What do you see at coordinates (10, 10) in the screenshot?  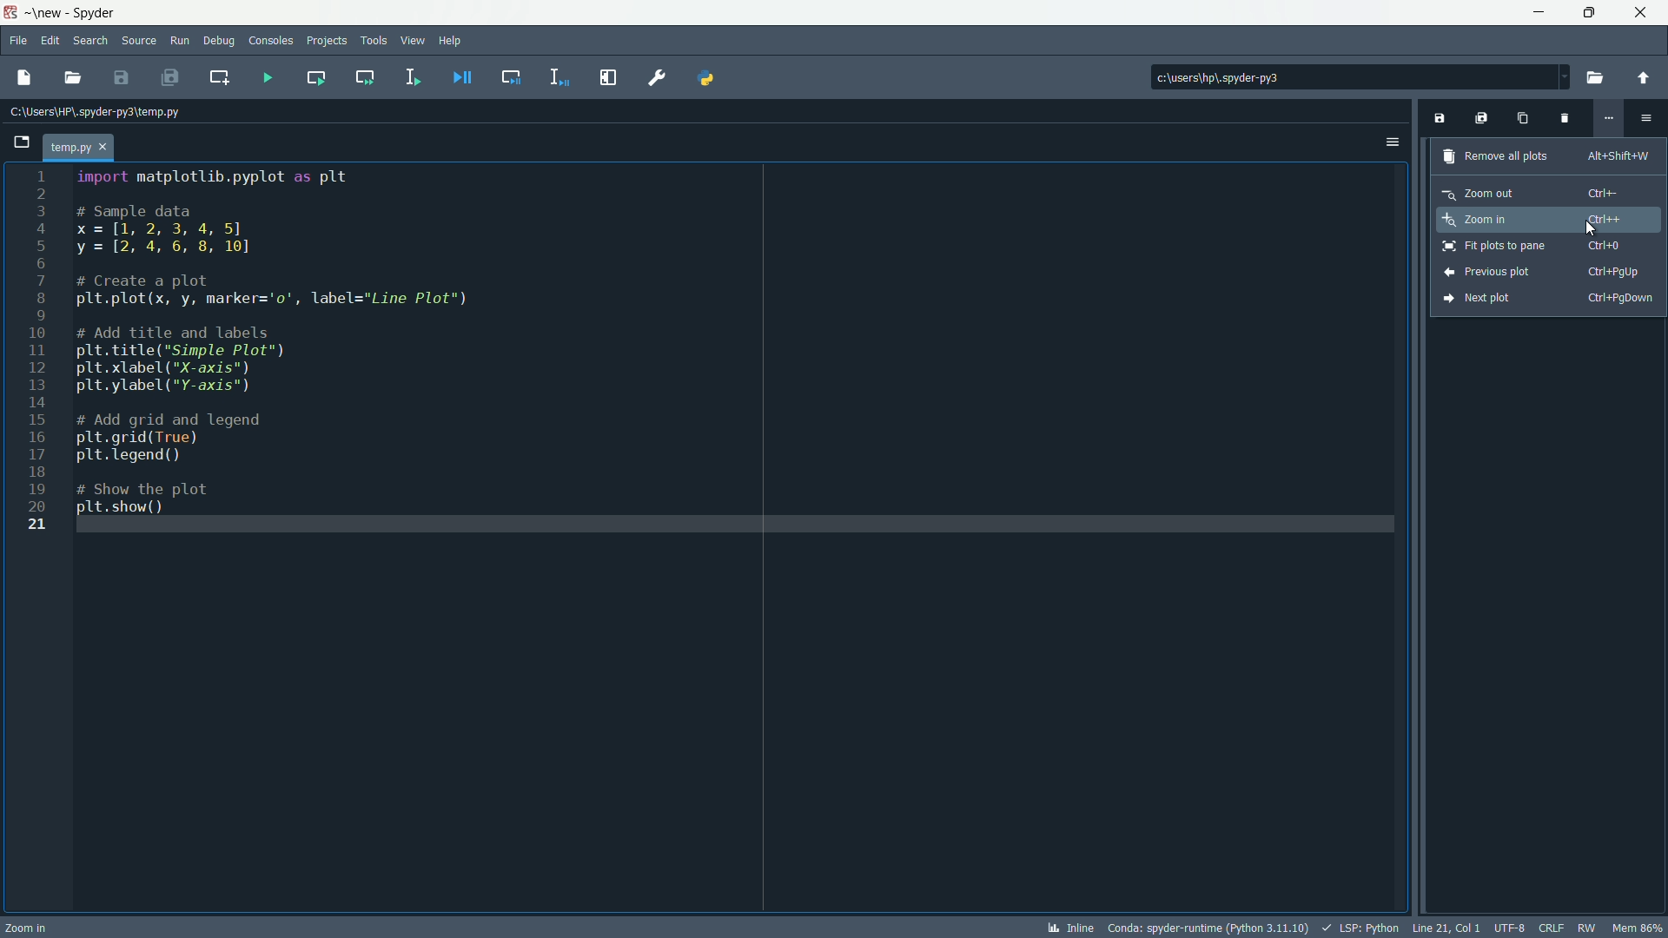 I see `app icon` at bounding box center [10, 10].